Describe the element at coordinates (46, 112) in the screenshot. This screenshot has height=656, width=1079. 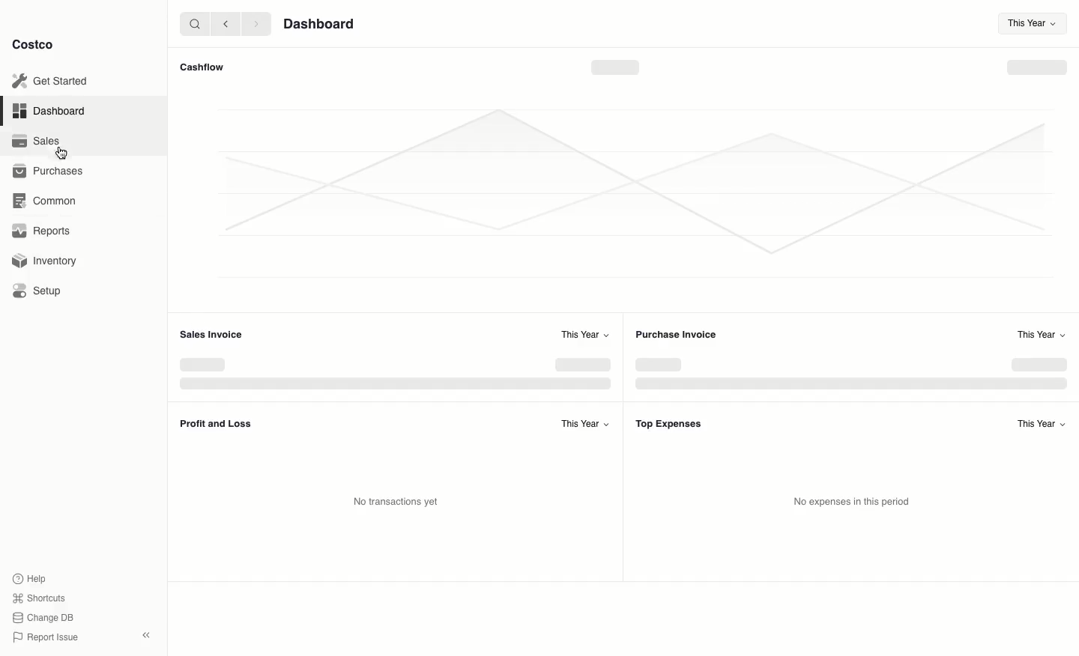
I see `Dashboard` at that location.